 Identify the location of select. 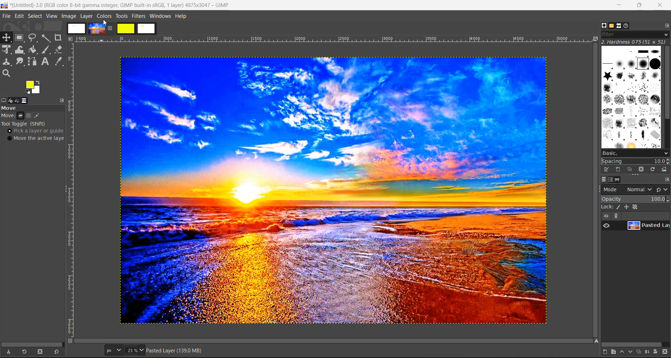
(36, 16).